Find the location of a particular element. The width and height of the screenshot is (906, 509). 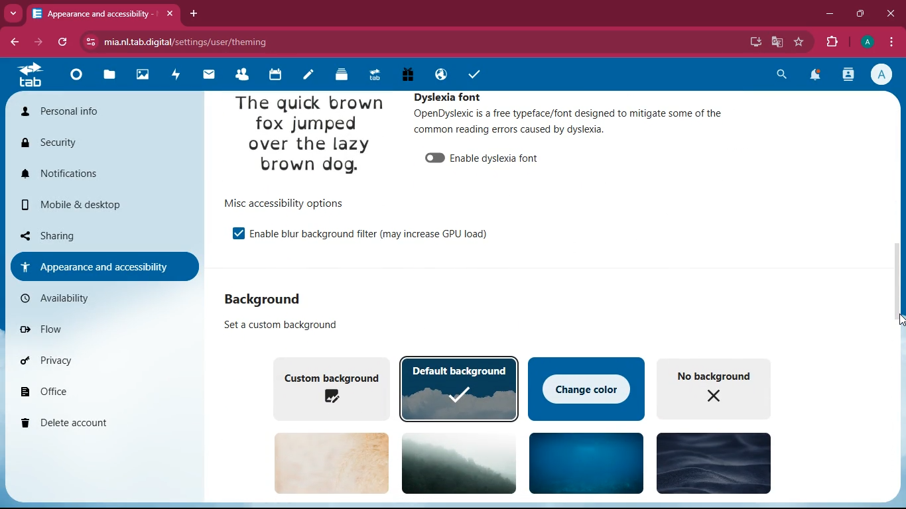

more accessibility is located at coordinates (103, 266).